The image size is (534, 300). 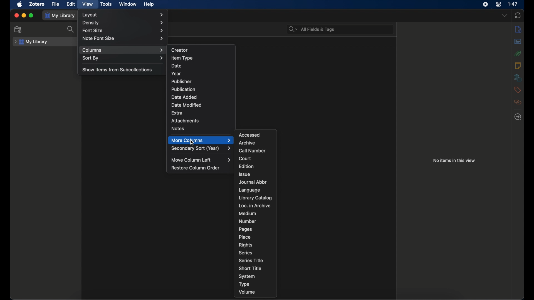 I want to click on rights, so click(x=245, y=245).